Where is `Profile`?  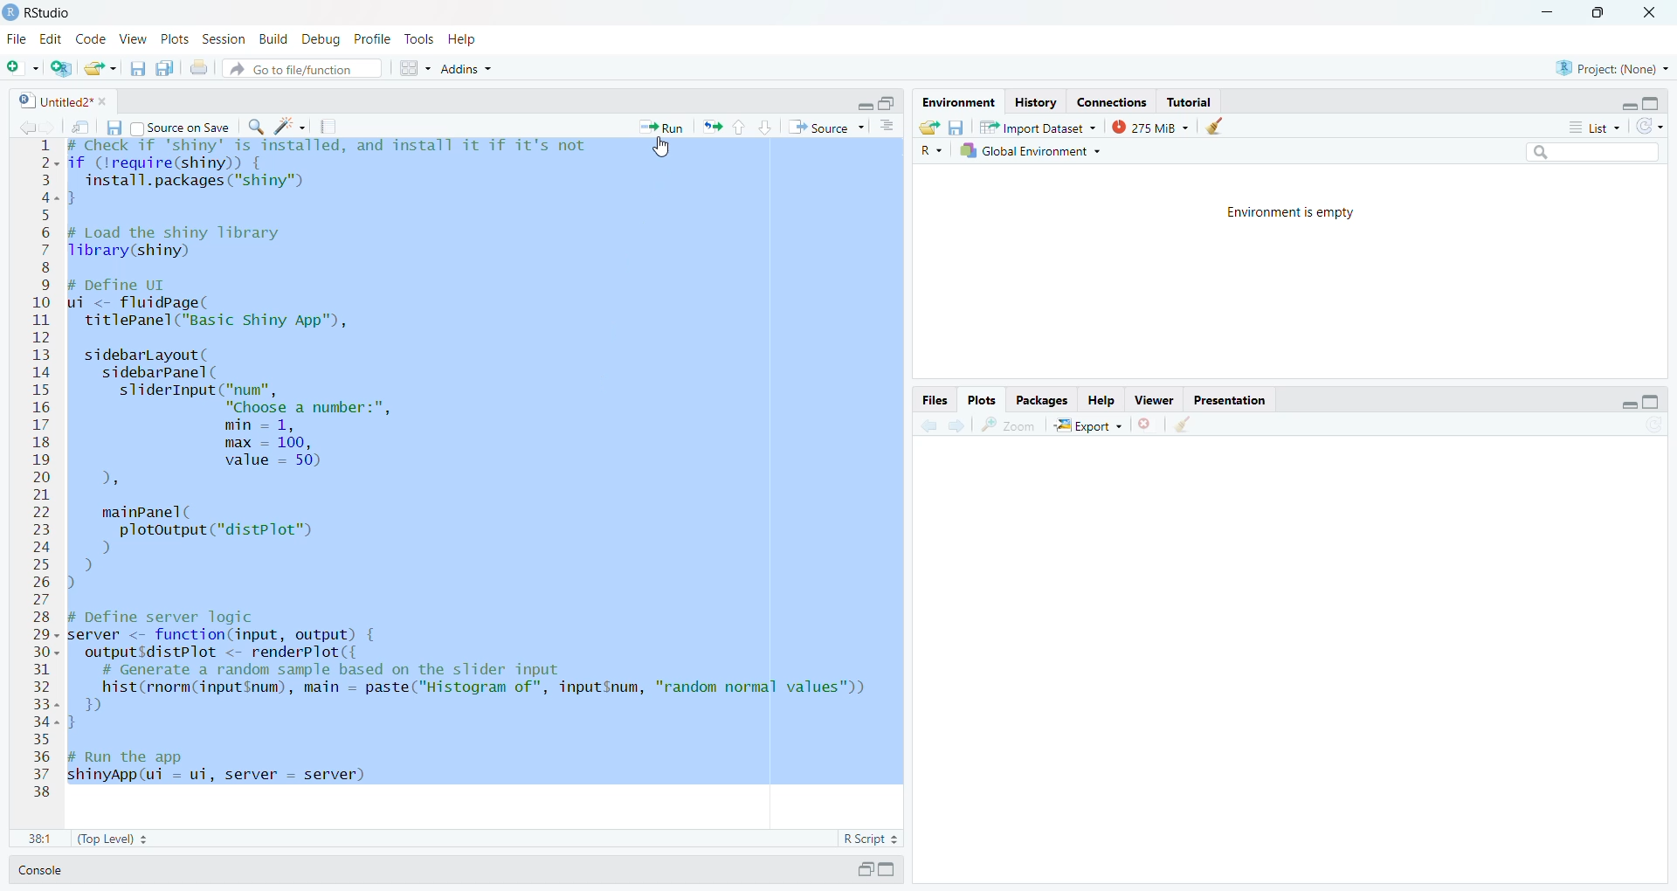
Profile is located at coordinates (372, 39).